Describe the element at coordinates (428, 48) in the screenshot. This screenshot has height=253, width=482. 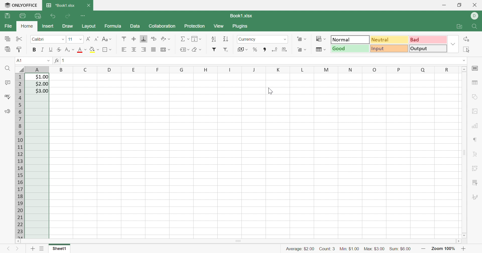
I see `Output` at that location.